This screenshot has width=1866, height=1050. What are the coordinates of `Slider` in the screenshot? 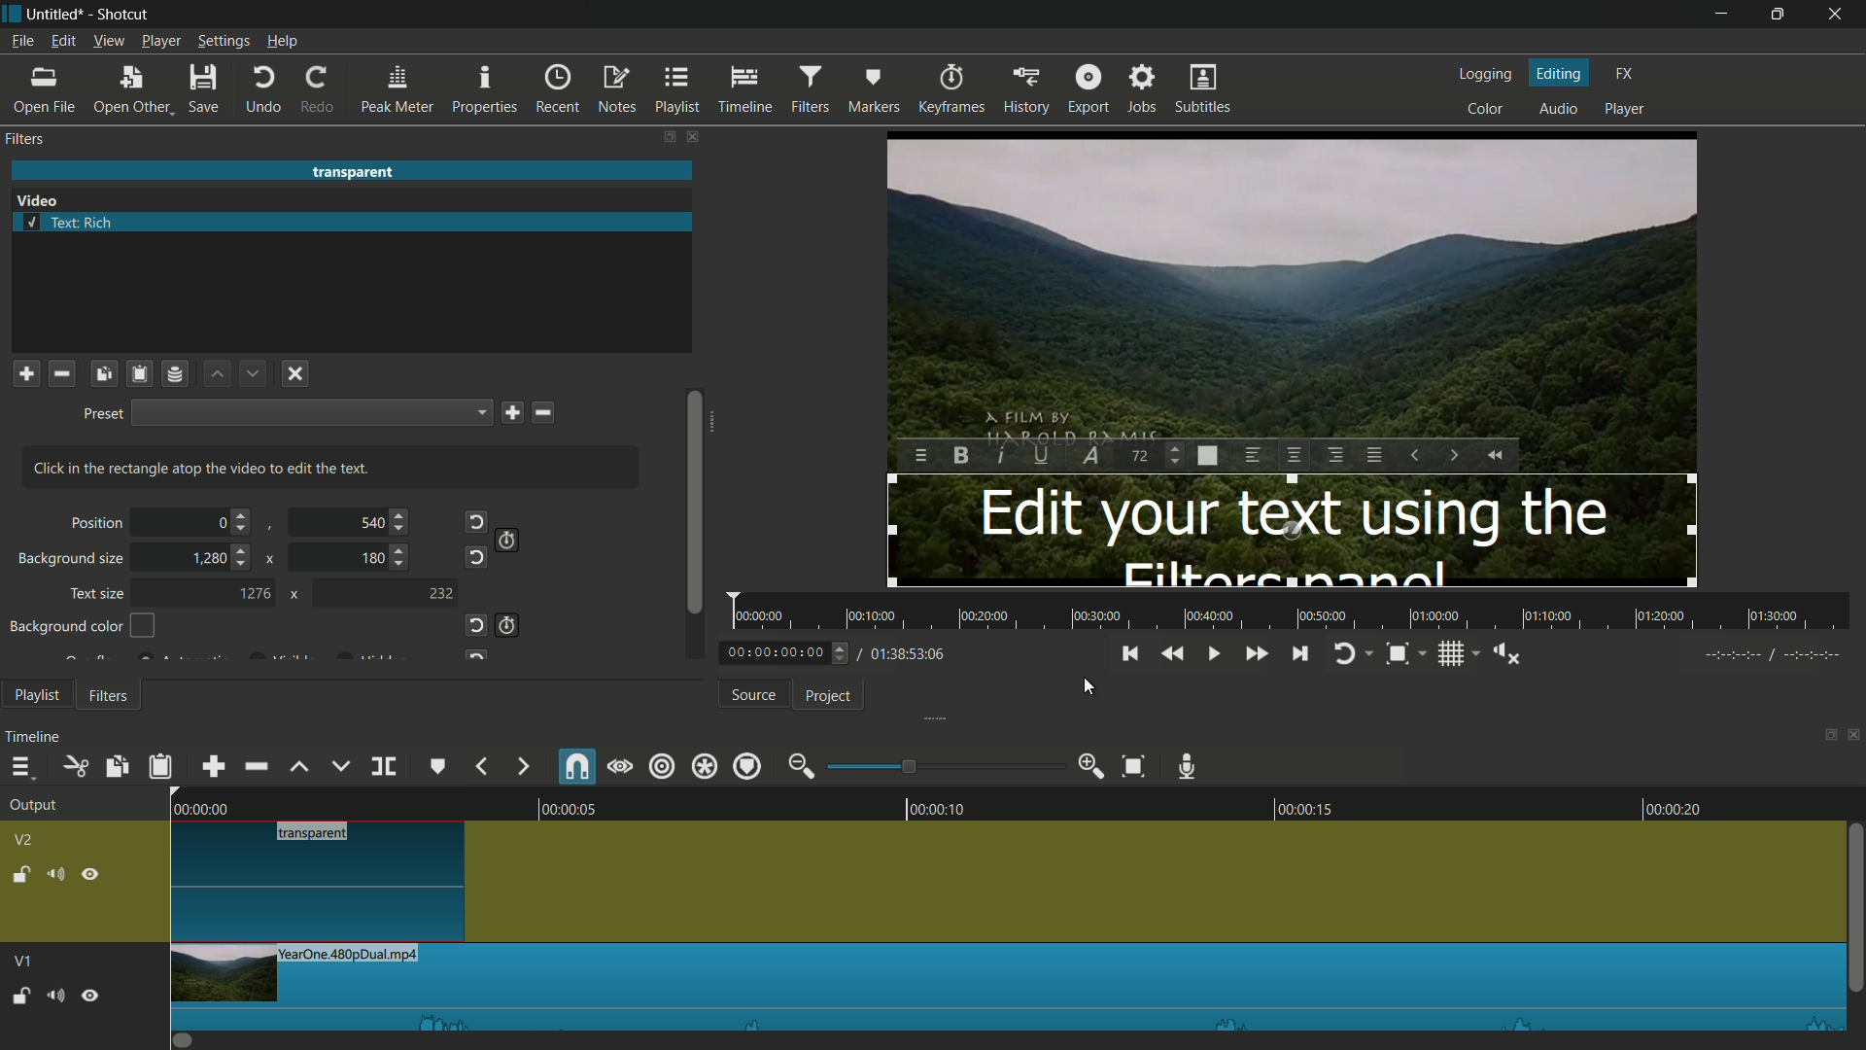 It's located at (1854, 915).